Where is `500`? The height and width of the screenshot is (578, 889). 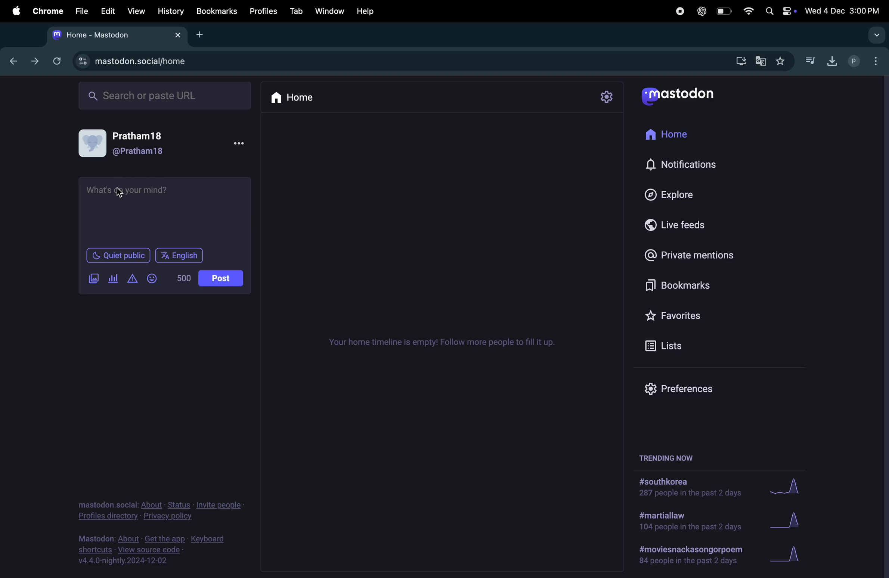 500 is located at coordinates (182, 278).